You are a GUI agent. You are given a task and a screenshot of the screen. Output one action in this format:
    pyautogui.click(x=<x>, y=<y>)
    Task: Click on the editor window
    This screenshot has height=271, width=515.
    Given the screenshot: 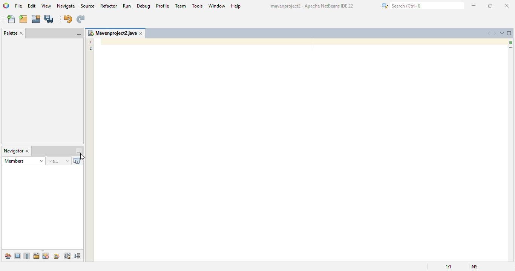 What is the action you would take?
    pyautogui.click(x=300, y=151)
    